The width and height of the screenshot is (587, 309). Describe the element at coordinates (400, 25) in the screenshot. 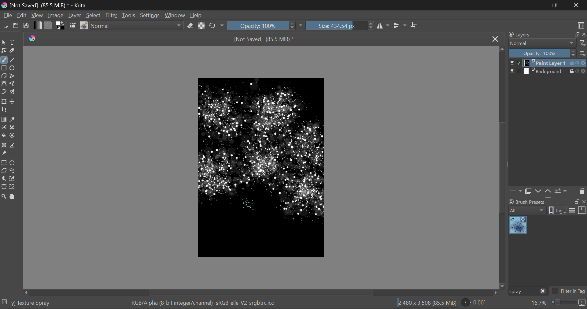

I see `Horizontal Mirror Flip` at that location.